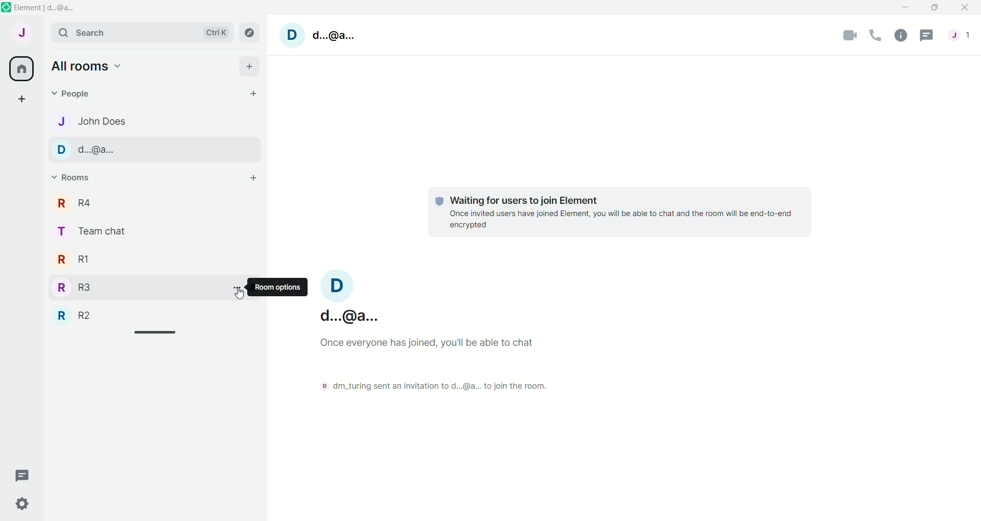 The image size is (981, 521). Describe the element at coordinates (75, 94) in the screenshot. I see `people` at that location.